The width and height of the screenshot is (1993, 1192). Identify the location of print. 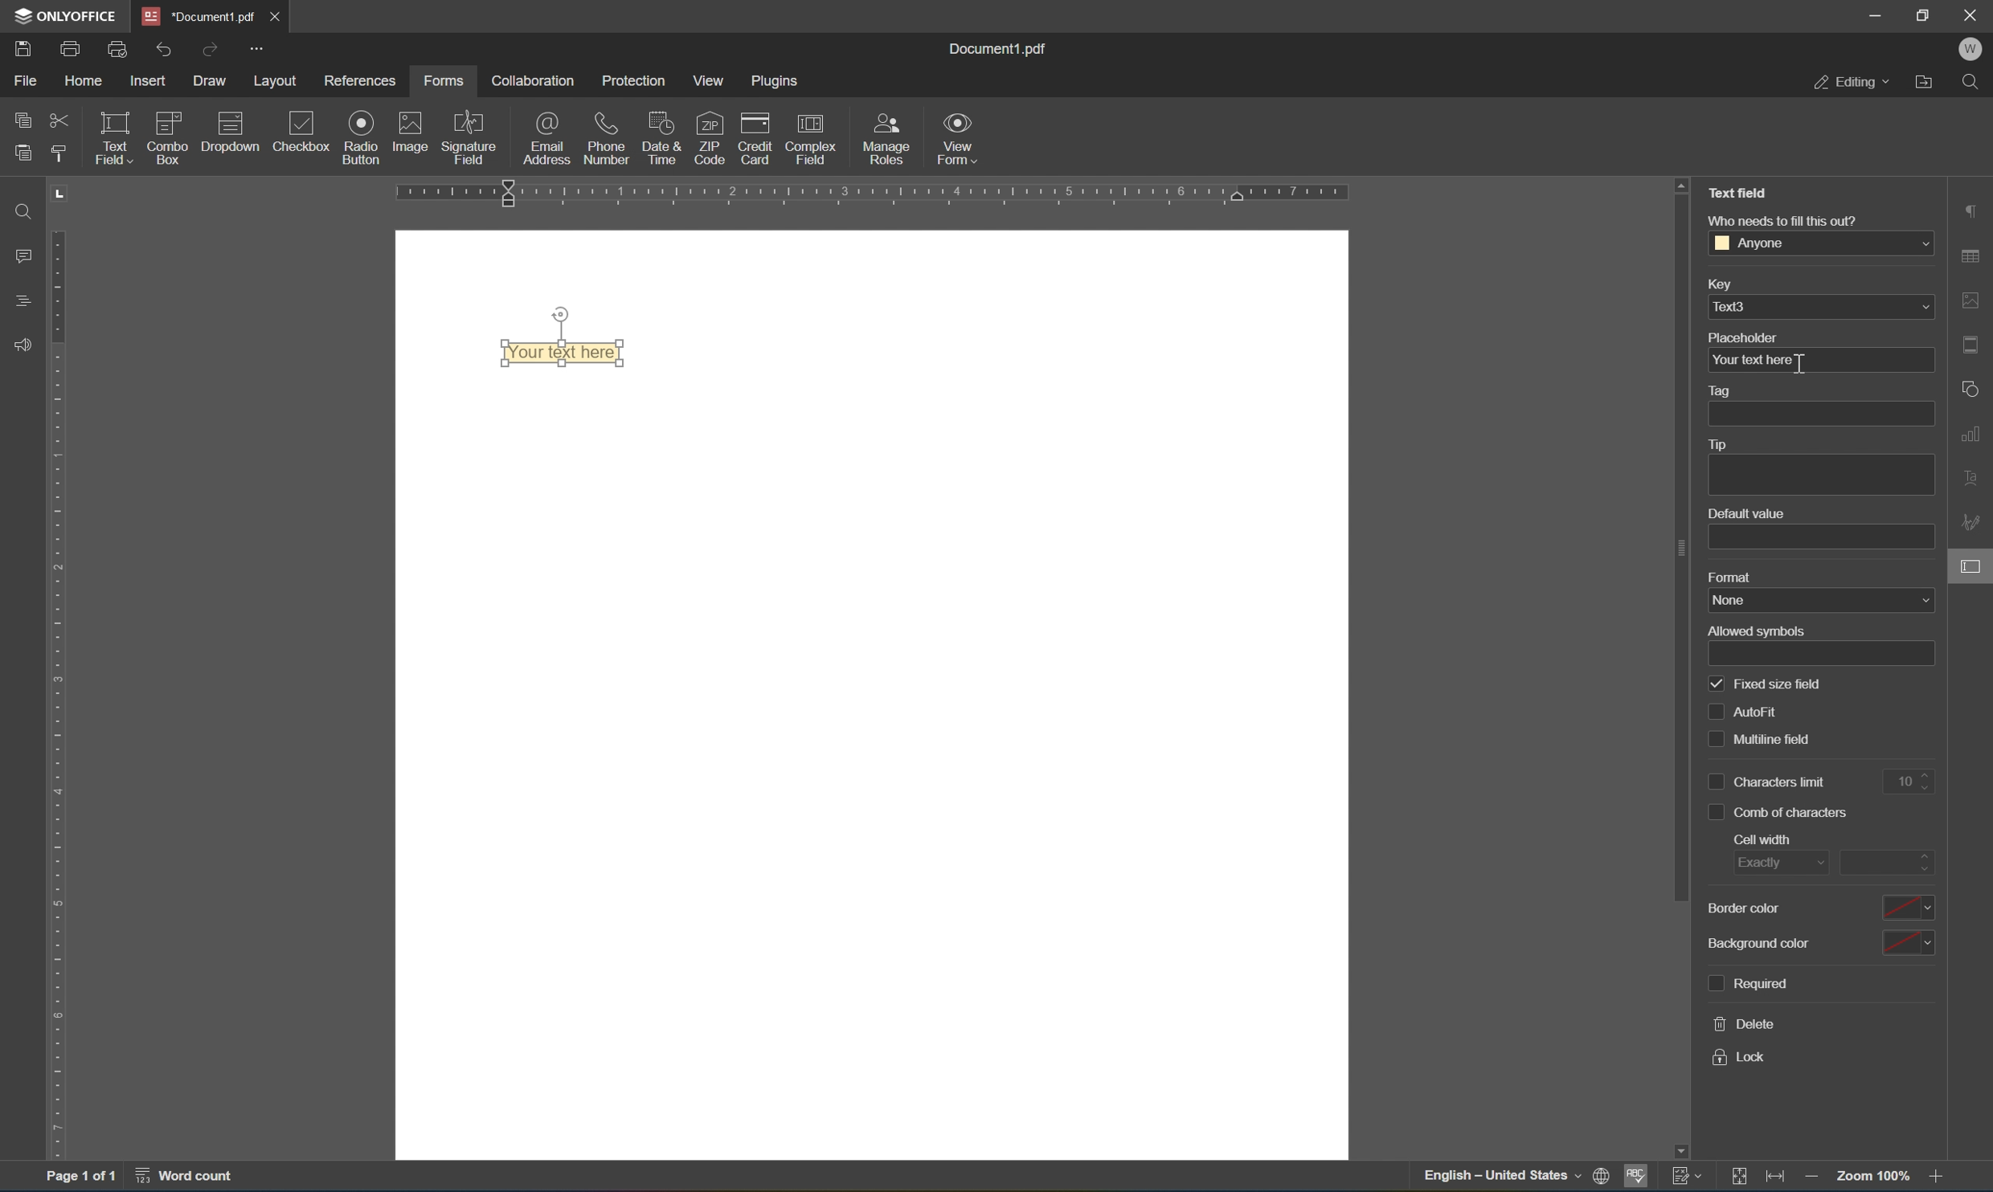
(70, 46).